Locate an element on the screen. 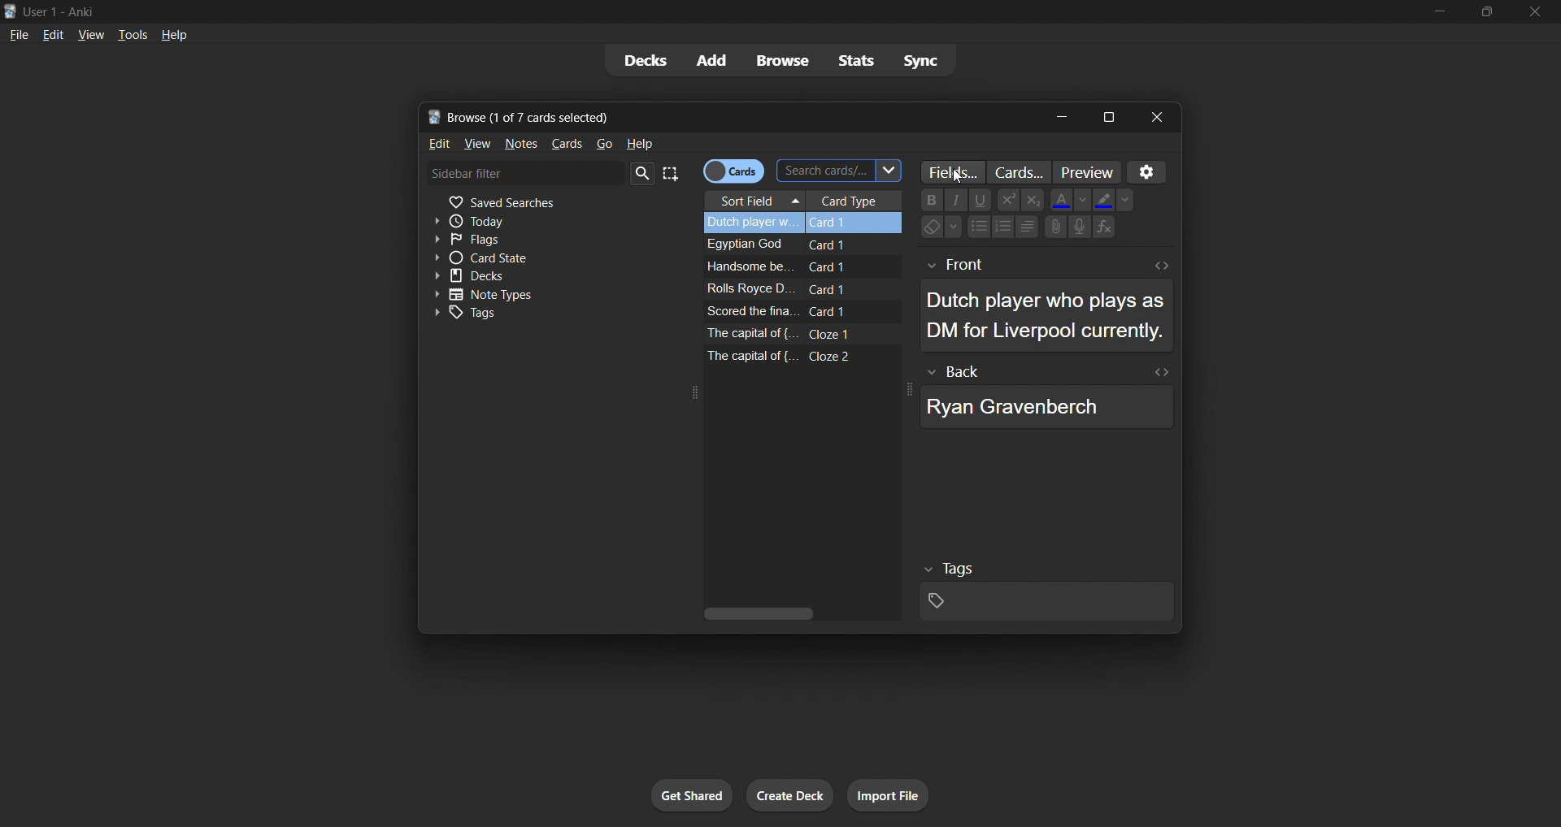 The image size is (1561, 827). underline is located at coordinates (981, 200).